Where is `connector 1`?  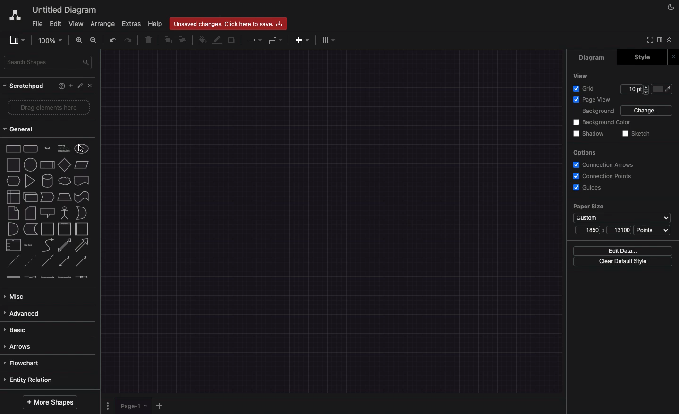
connector 1 is located at coordinates (12, 277).